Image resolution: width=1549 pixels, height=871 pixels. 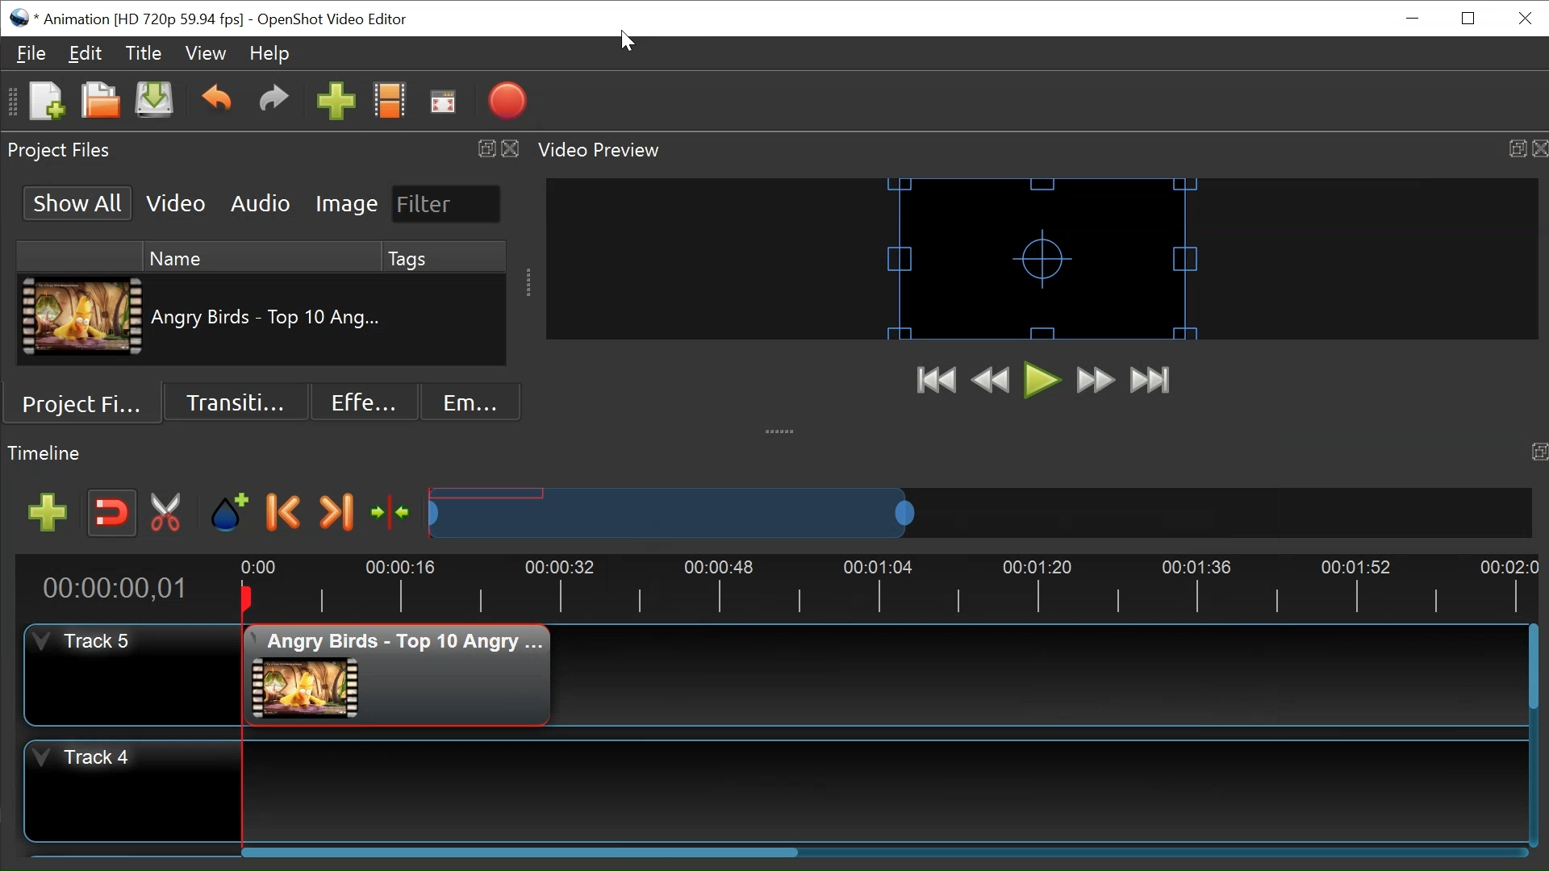 I want to click on Add Marker, so click(x=230, y=511).